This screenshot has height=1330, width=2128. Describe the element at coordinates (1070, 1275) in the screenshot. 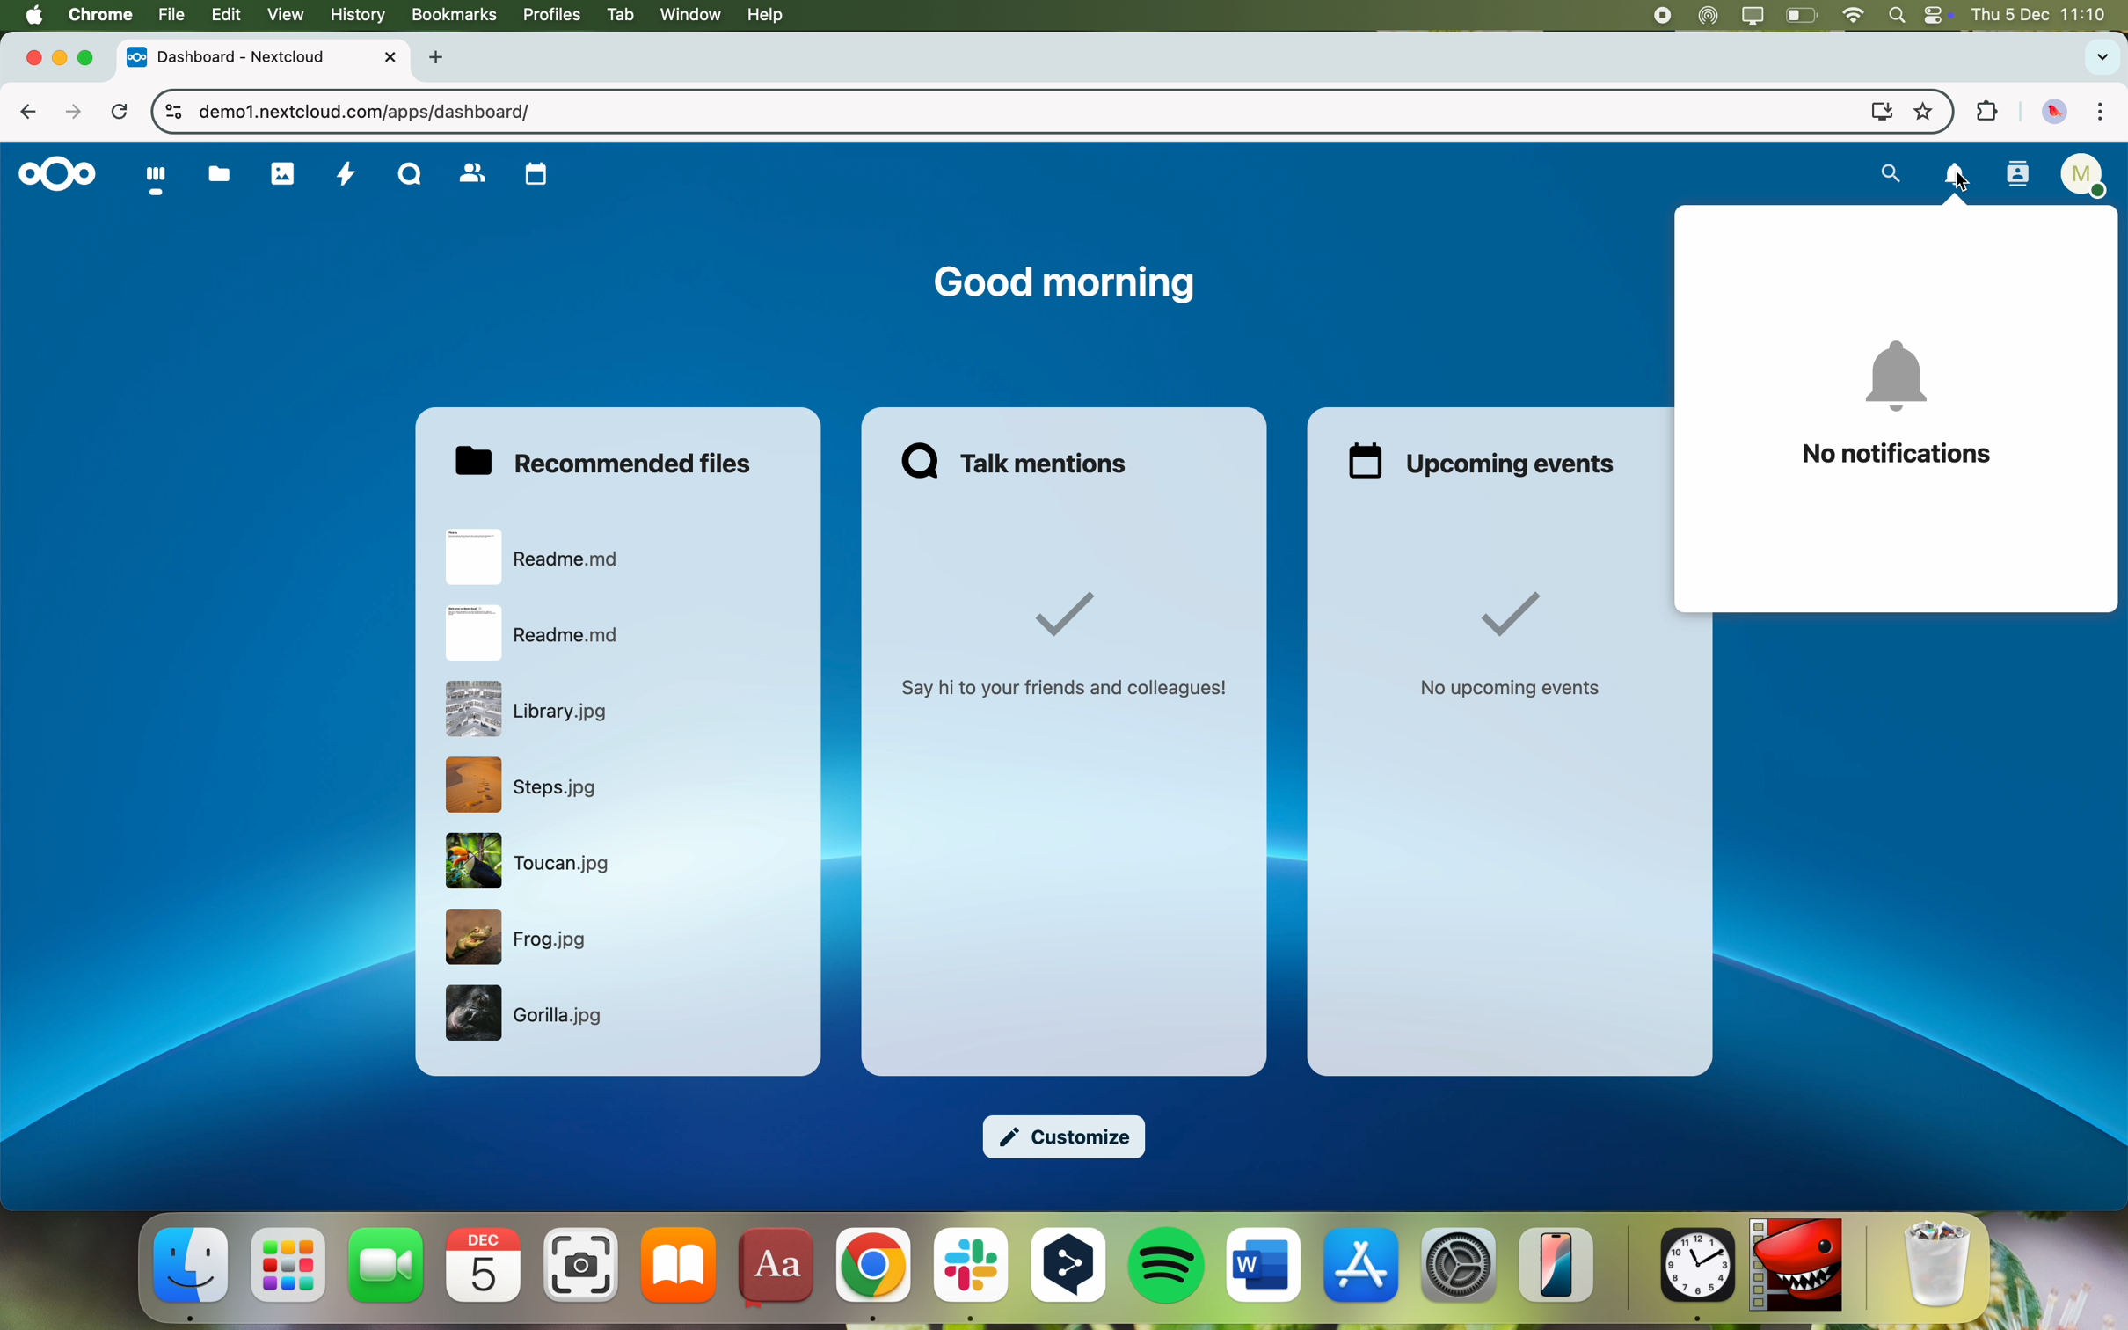

I see `DeepL` at that location.